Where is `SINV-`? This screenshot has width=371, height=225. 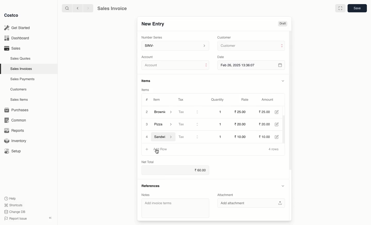 SINV- is located at coordinates (175, 46).